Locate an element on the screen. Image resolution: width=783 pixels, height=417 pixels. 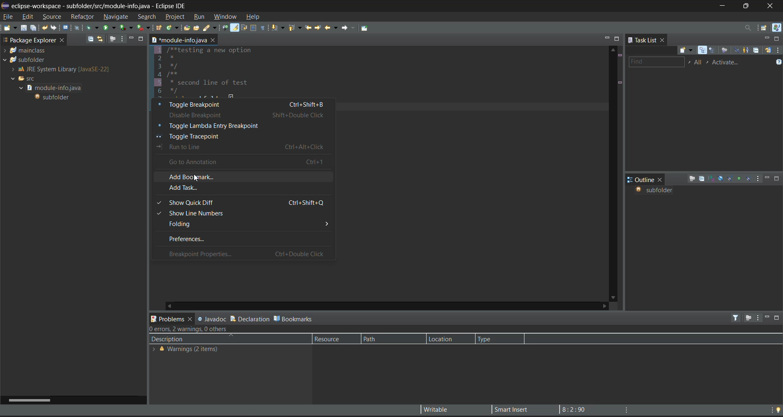
horizontal scroll bar is located at coordinates (27, 400).